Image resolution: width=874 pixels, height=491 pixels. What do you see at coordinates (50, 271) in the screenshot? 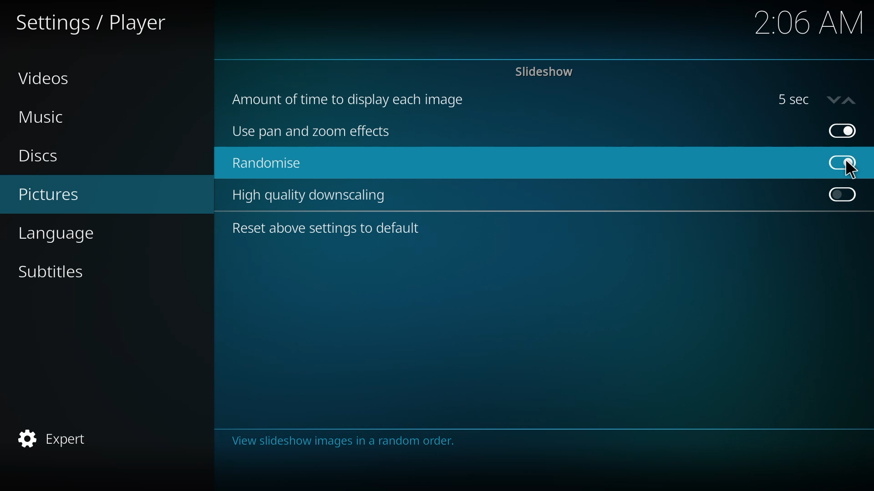
I see `subtitles` at bounding box center [50, 271].